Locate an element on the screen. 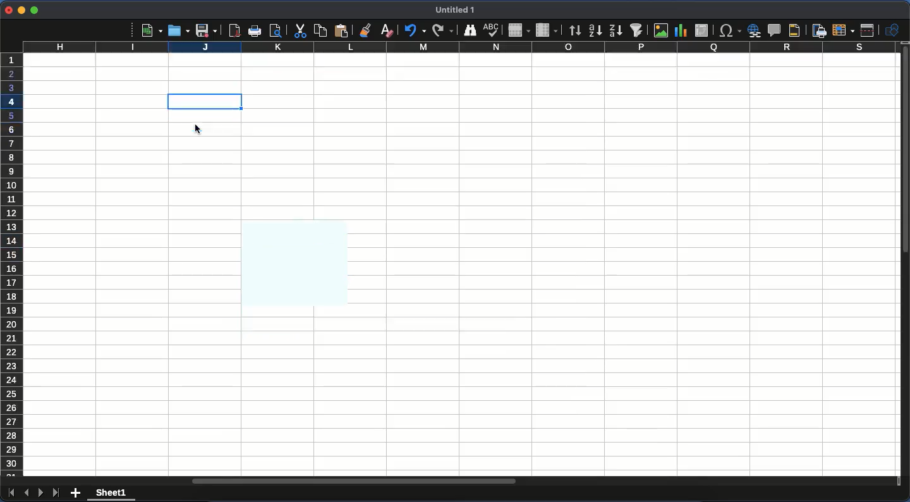 The width and height of the screenshot is (910, 502). freeze rows and columns is located at coordinates (843, 30).